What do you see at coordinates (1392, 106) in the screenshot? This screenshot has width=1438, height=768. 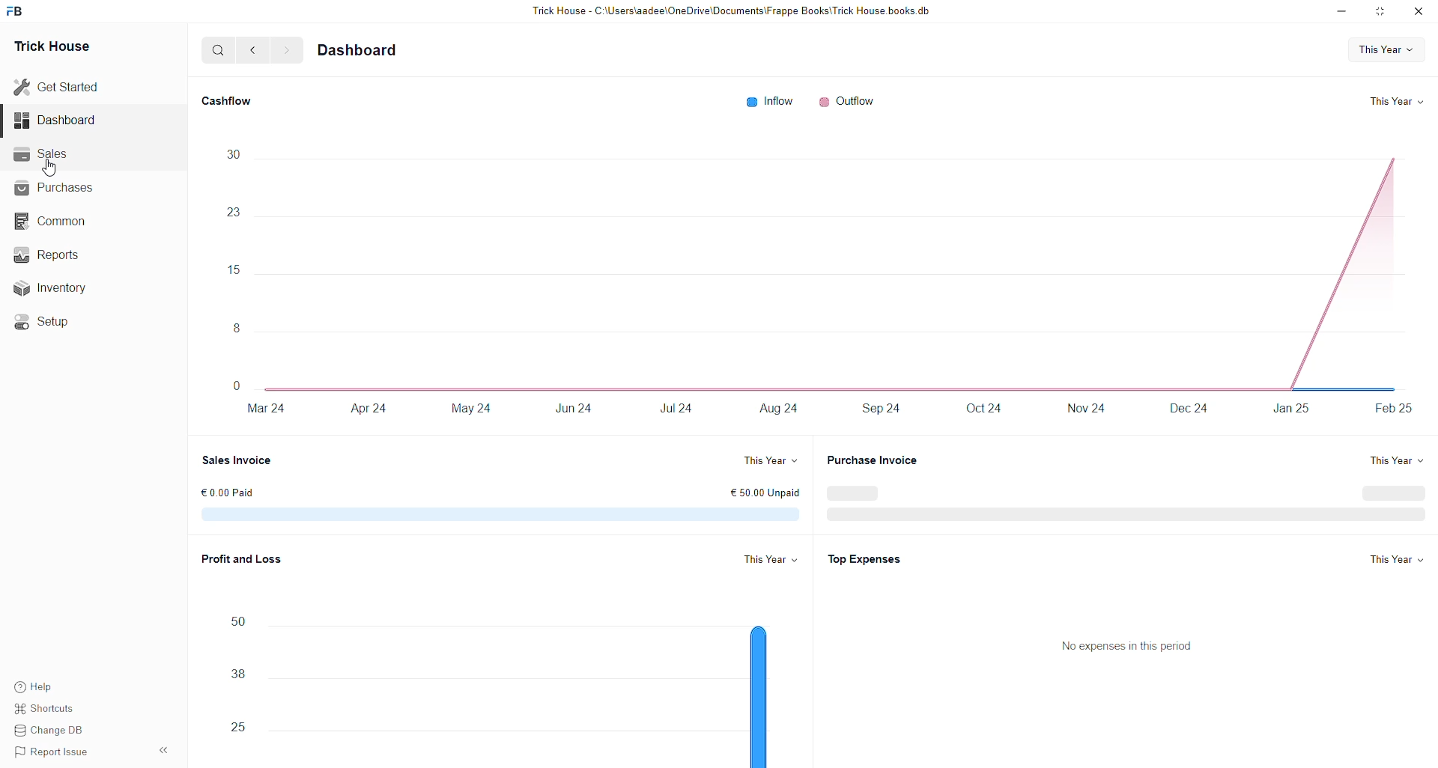 I see `This year` at bounding box center [1392, 106].